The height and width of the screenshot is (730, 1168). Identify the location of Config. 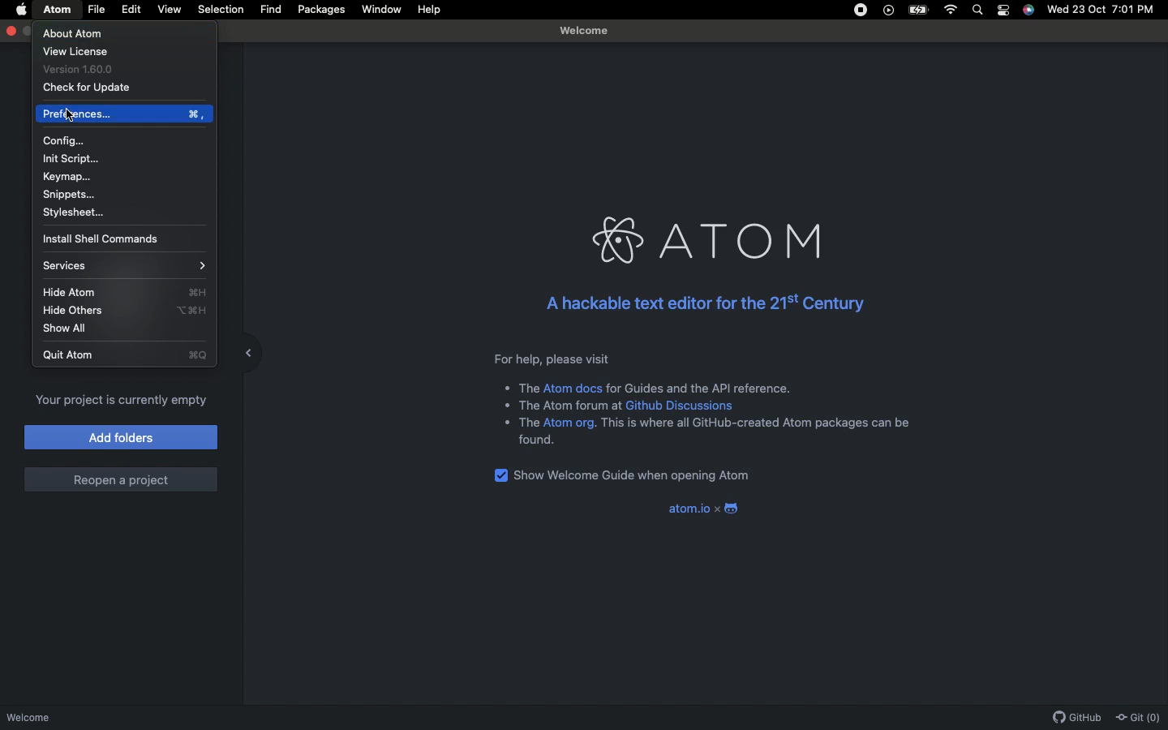
(65, 140).